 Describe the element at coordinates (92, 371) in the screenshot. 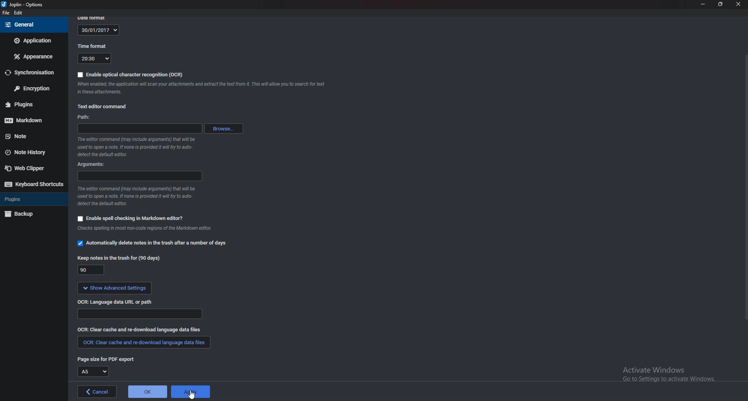

I see `A5` at that location.